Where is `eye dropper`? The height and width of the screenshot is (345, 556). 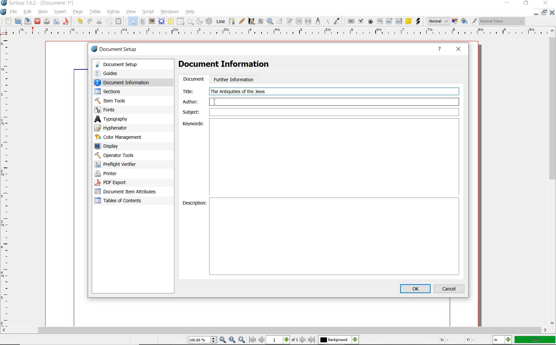
eye dropper is located at coordinates (337, 21).